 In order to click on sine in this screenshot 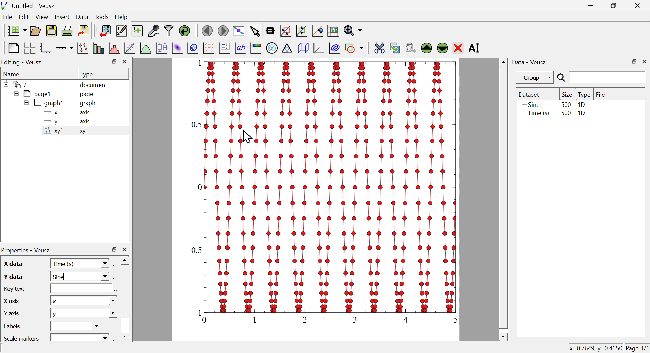, I will do `click(533, 104)`.